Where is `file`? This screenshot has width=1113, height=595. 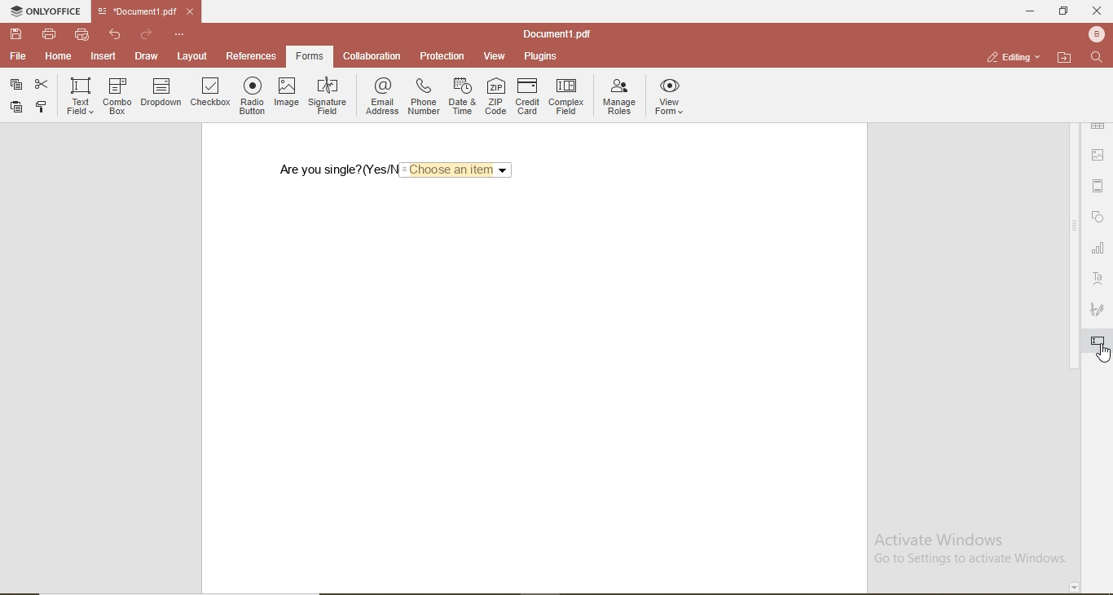 file is located at coordinates (19, 57).